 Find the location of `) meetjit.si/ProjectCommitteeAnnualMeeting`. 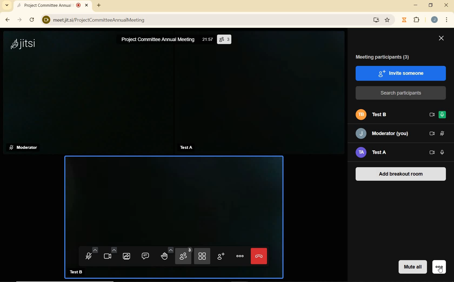

) meetjit.si/ProjectCommitteeAnnualMeeting is located at coordinates (207, 20).